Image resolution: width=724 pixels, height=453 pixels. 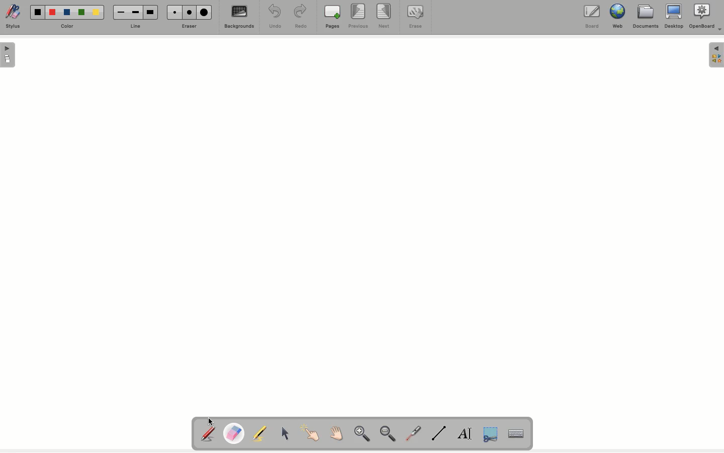 What do you see at coordinates (83, 12) in the screenshot?
I see `Green` at bounding box center [83, 12].